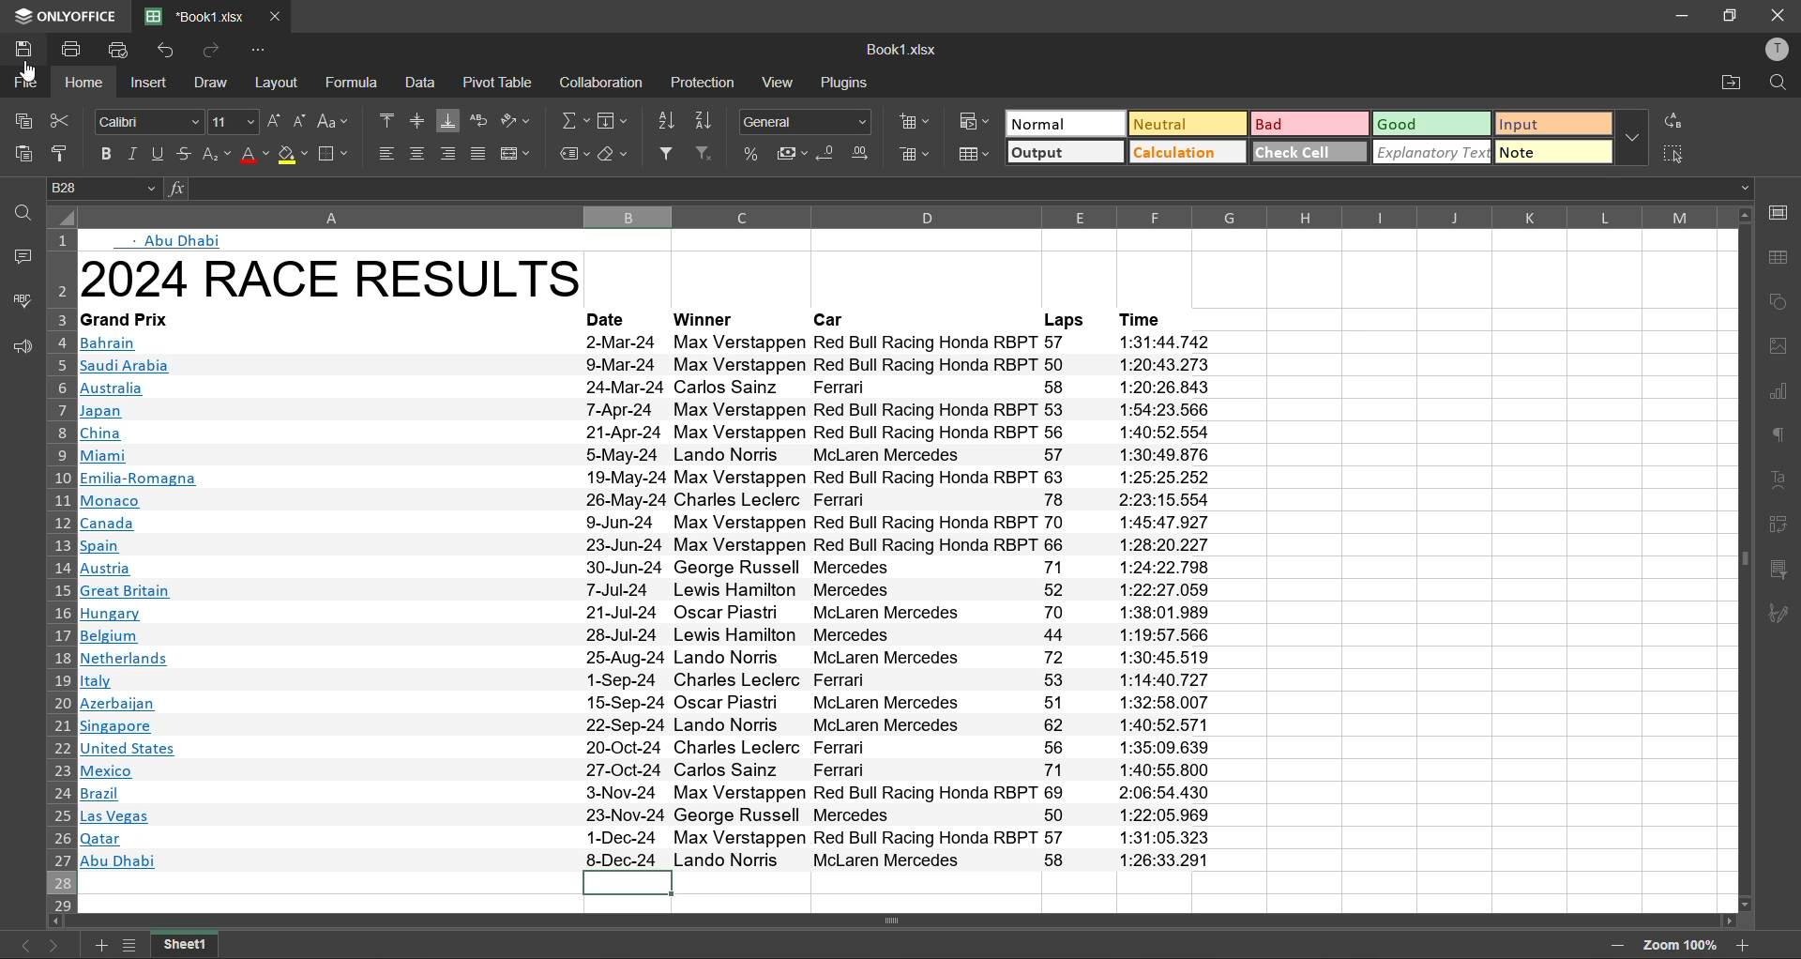 The height and width of the screenshot is (959, 1801). What do you see at coordinates (19, 123) in the screenshot?
I see `copy` at bounding box center [19, 123].